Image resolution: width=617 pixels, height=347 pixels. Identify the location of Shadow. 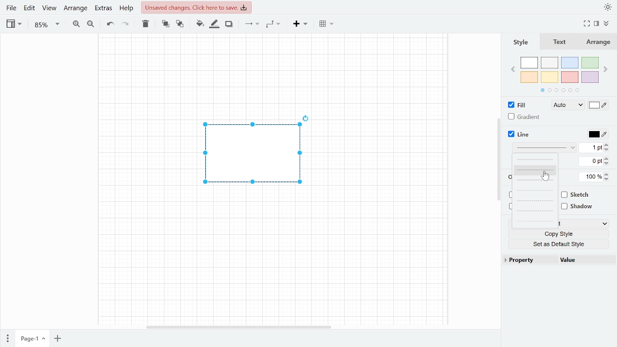
(229, 24).